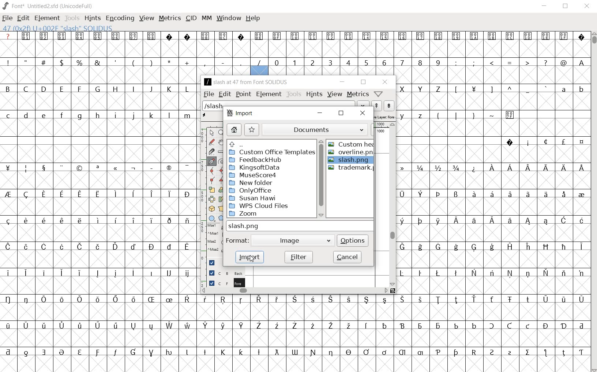 This screenshot has width=597, height=372. Describe the element at coordinates (100, 153) in the screenshot. I see `empty cells` at that location.